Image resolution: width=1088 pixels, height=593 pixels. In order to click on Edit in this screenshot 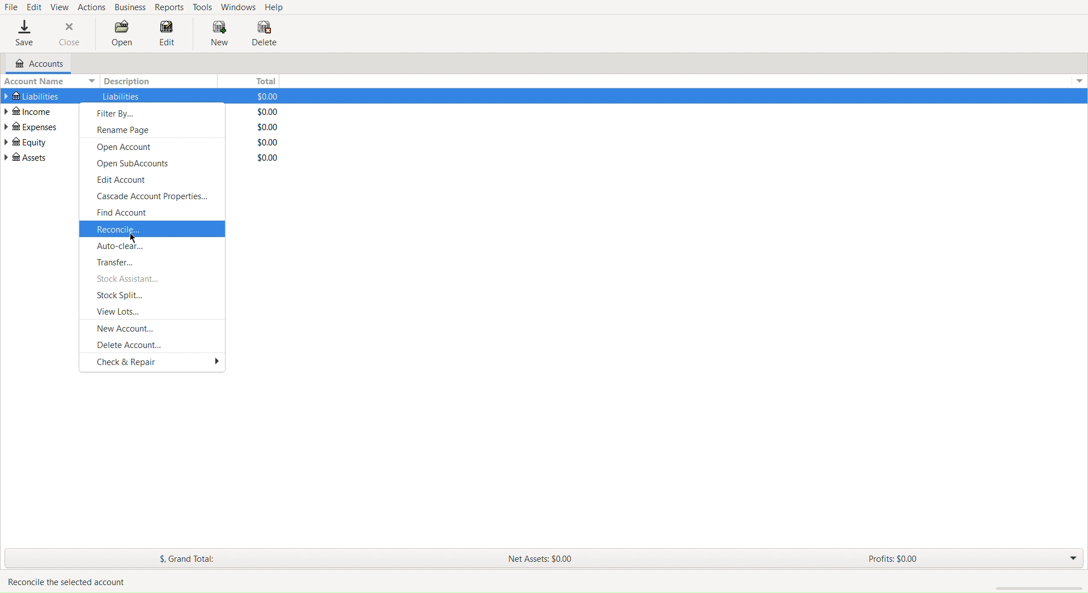, I will do `click(35, 7)`.